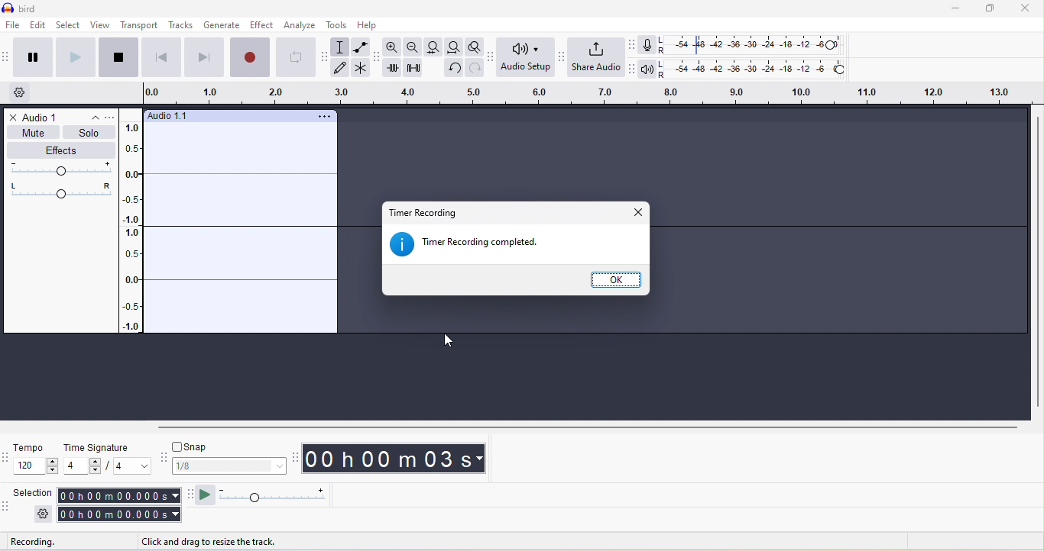  I want to click on click and drag to define a looping region, so click(580, 95).